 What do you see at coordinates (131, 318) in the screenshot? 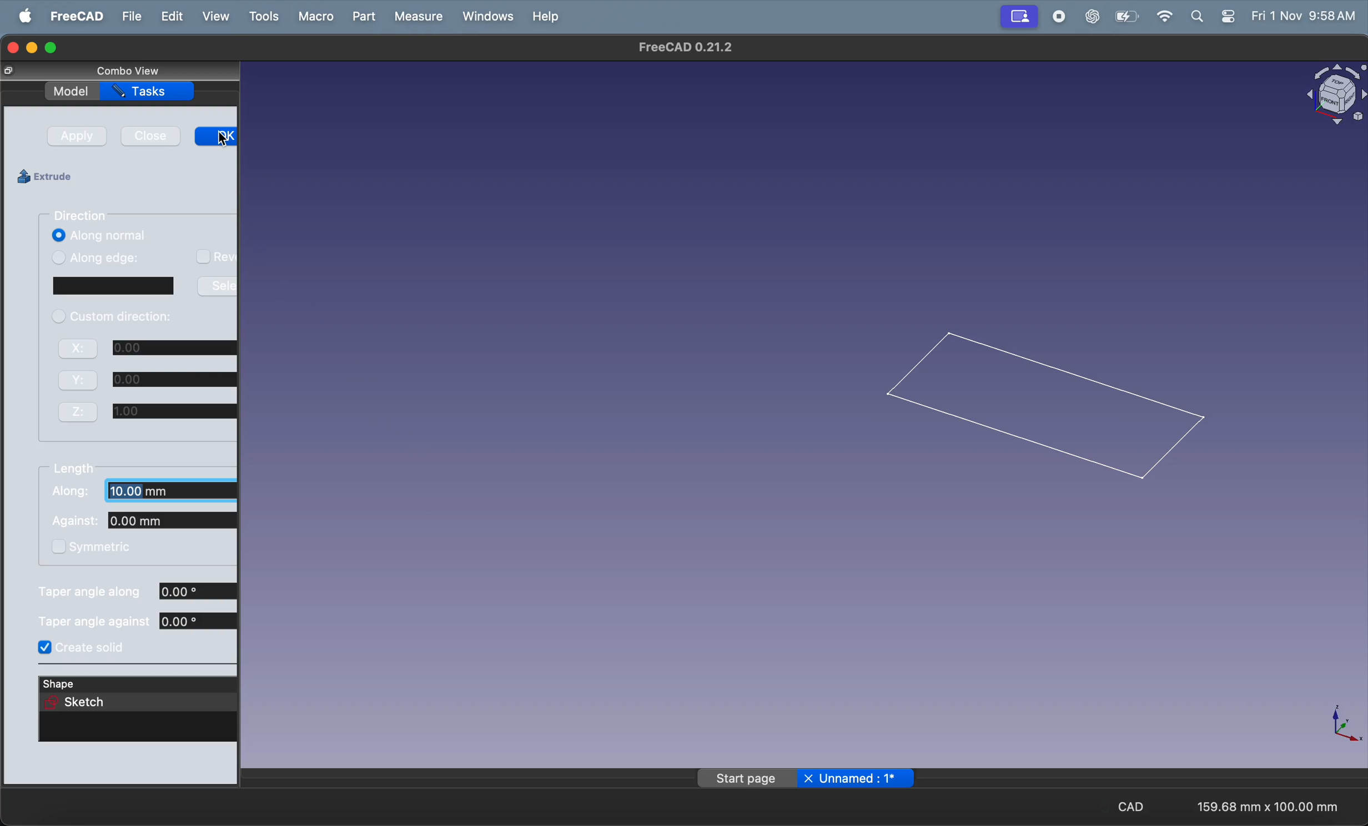
I see `custom direction` at bounding box center [131, 318].